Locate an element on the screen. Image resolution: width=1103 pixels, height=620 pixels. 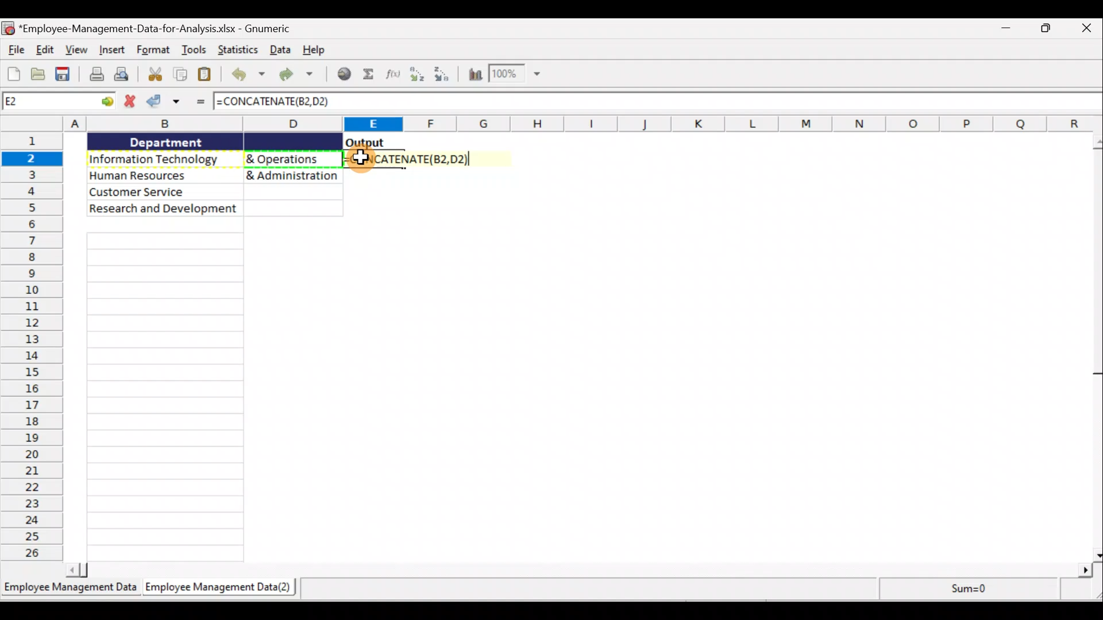
Undo last action is located at coordinates (248, 76).